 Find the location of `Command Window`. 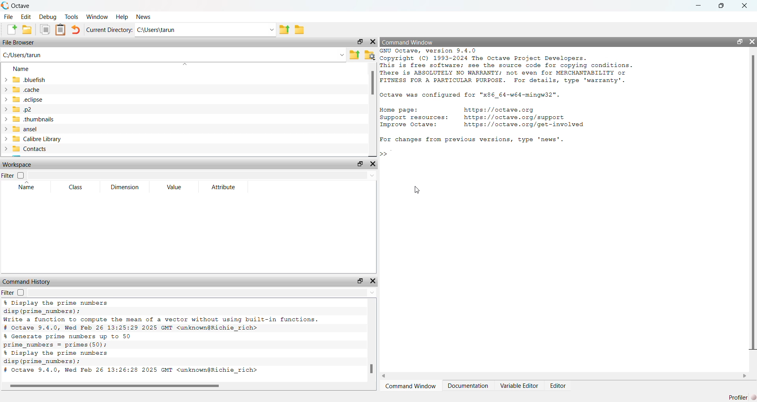

Command Window is located at coordinates (411, 385).